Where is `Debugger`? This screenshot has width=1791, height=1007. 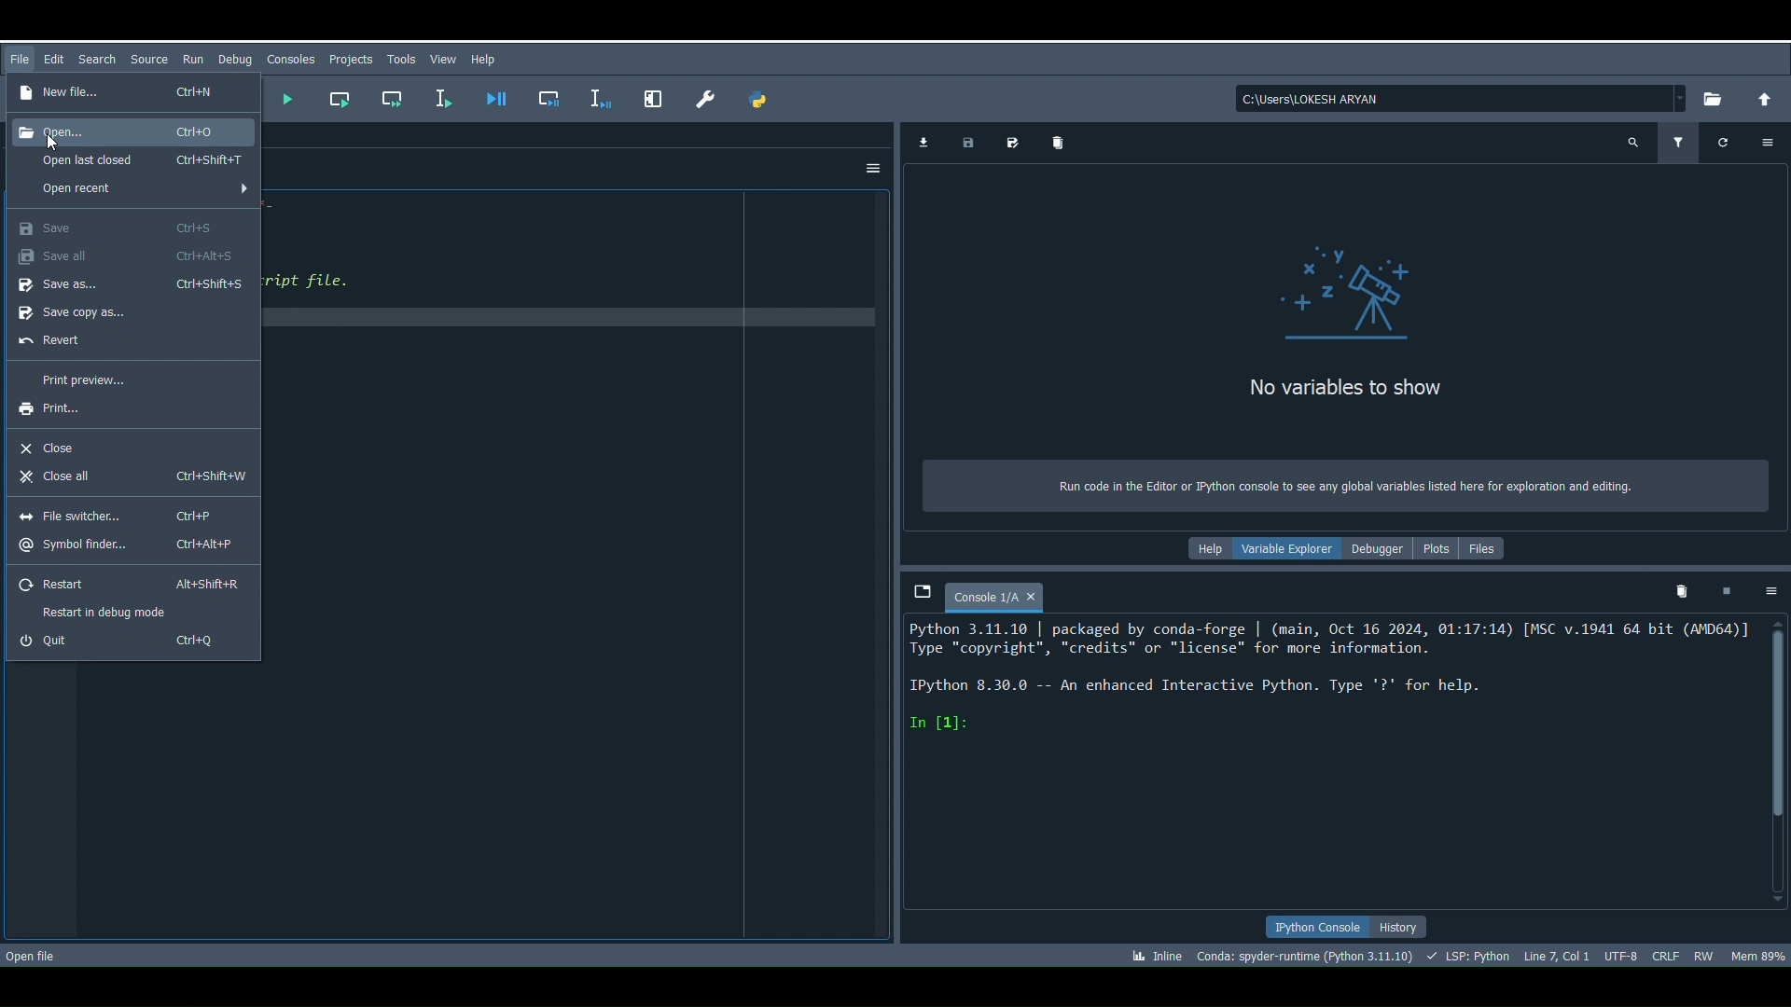
Debugger is located at coordinates (1377, 549).